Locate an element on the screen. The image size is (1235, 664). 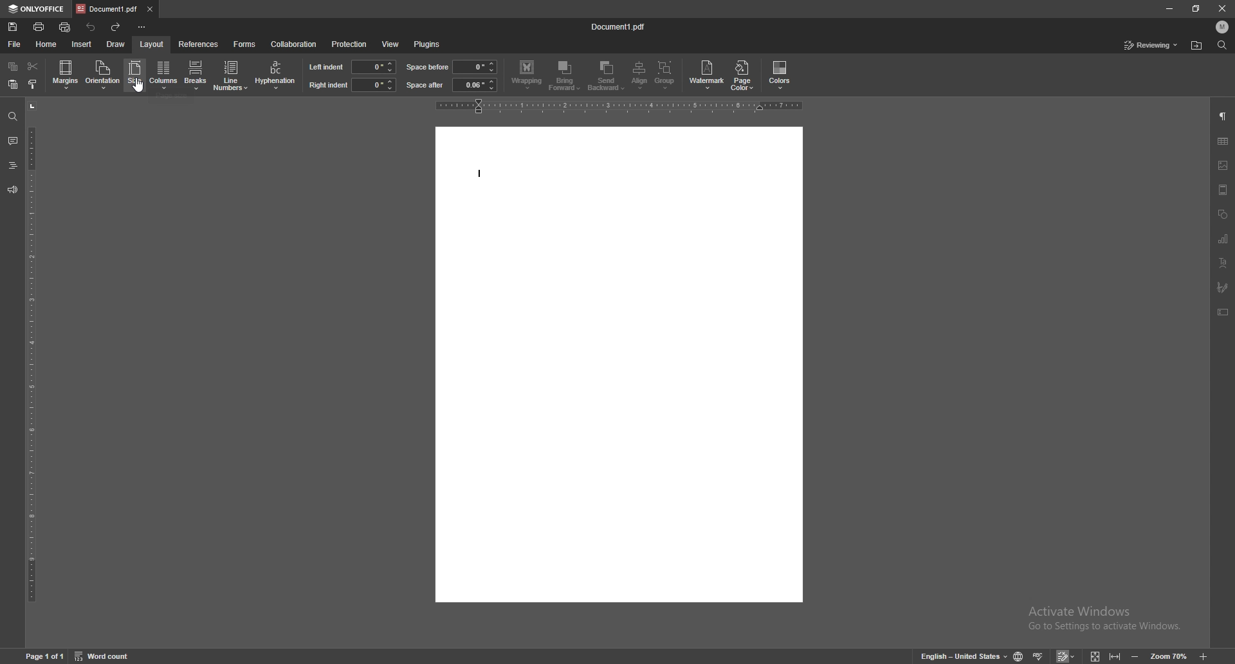
input space after is located at coordinates (475, 85).